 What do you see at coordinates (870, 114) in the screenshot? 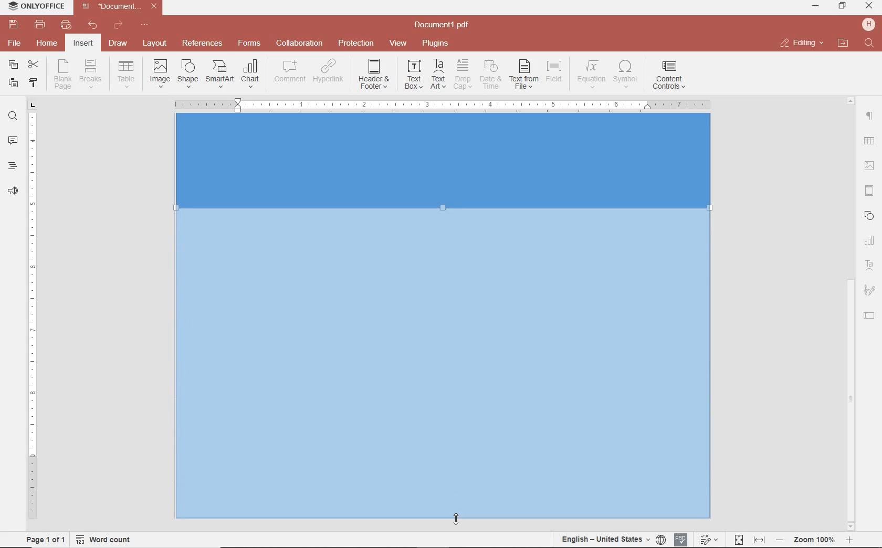
I see `paragraph setting` at bounding box center [870, 114].